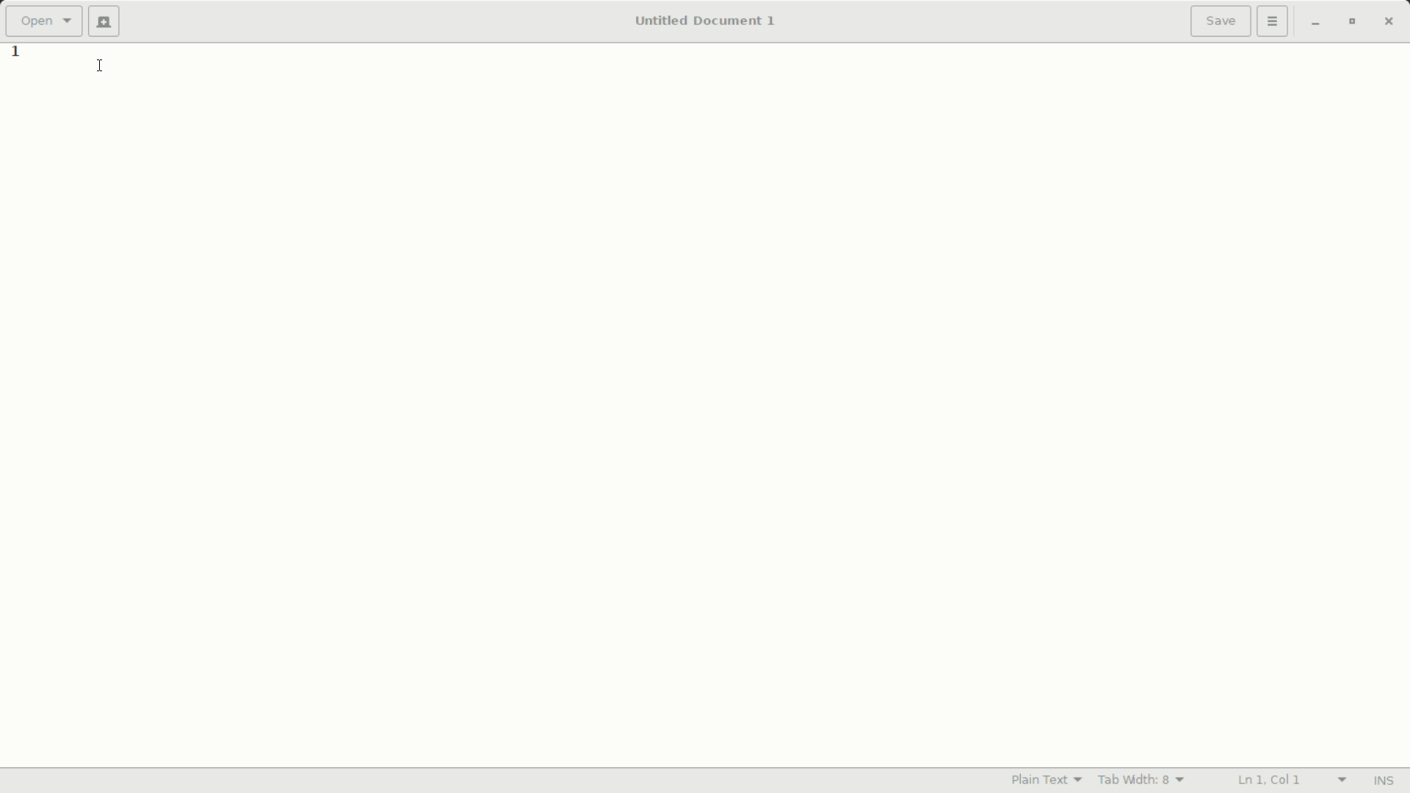  Describe the element at coordinates (104, 22) in the screenshot. I see `new document` at that location.